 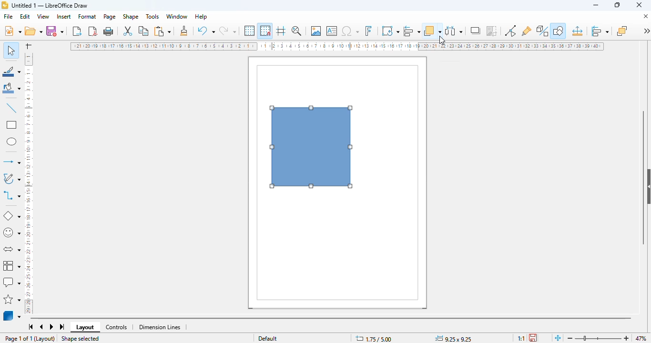 What do you see at coordinates (202, 17) in the screenshot?
I see `help` at bounding box center [202, 17].